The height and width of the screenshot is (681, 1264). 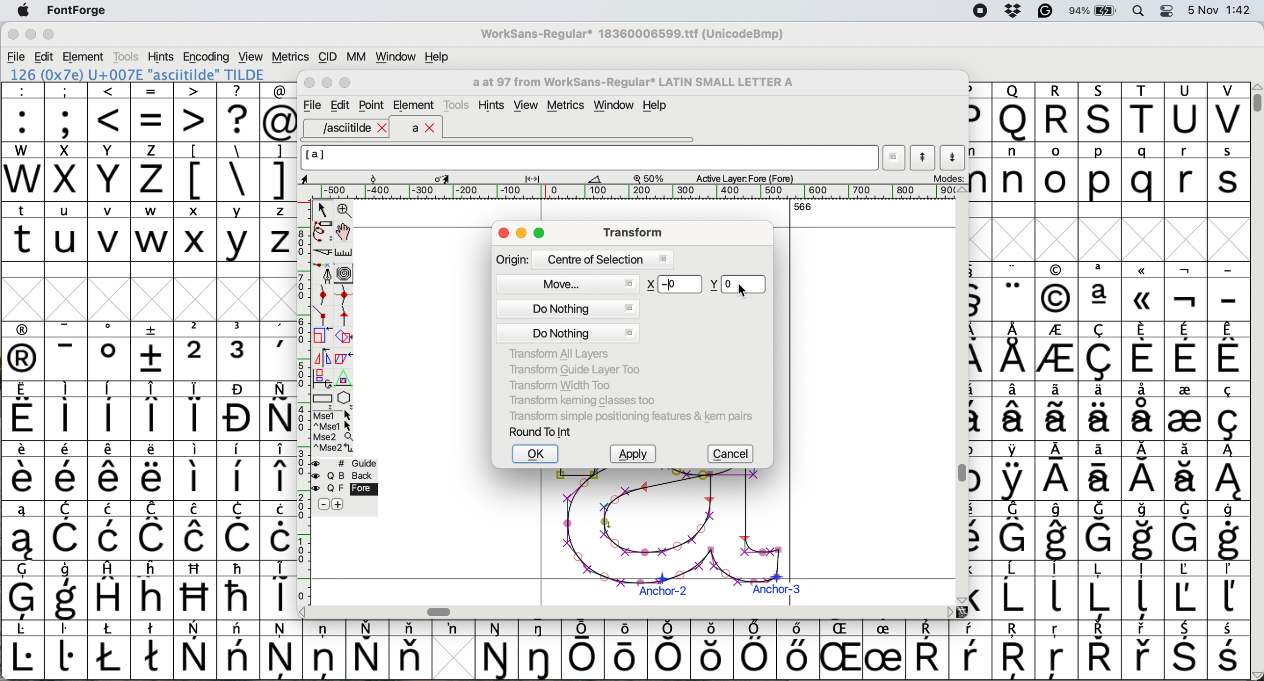 What do you see at coordinates (196, 411) in the screenshot?
I see `symbol` at bounding box center [196, 411].